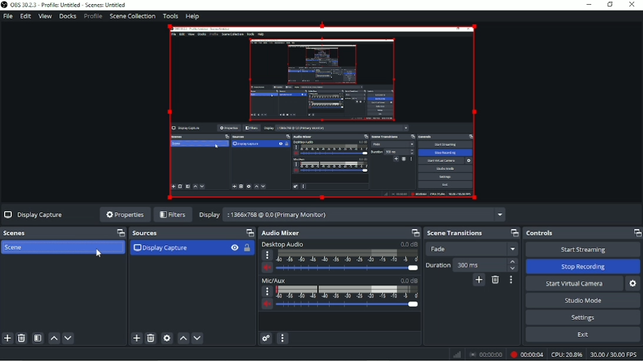  Describe the element at coordinates (413, 232) in the screenshot. I see `Maximize` at that location.